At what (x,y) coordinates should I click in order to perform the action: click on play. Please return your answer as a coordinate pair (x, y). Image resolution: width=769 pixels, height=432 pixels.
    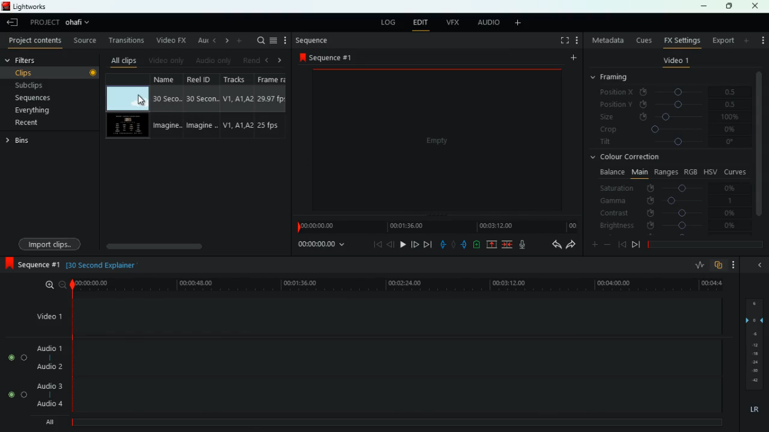
    Looking at the image, I should click on (401, 244).